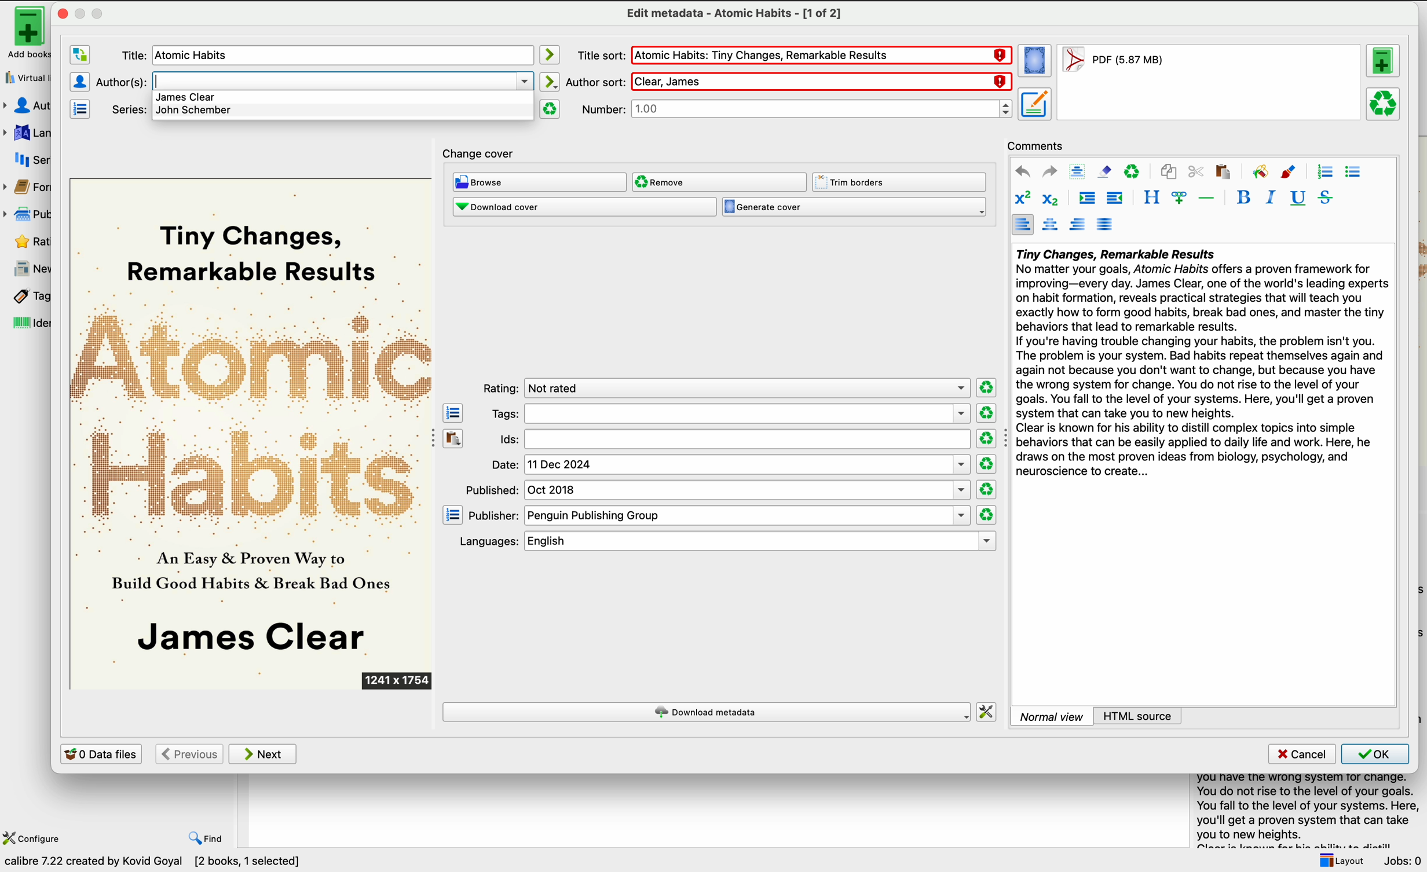 The image size is (1427, 872). Describe the element at coordinates (729, 414) in the screenshot. I see `tags` at that location.